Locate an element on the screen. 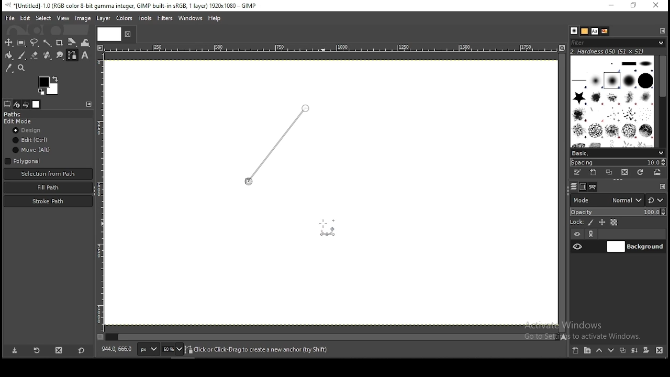  selection from path is located at coordinates (47, 174).